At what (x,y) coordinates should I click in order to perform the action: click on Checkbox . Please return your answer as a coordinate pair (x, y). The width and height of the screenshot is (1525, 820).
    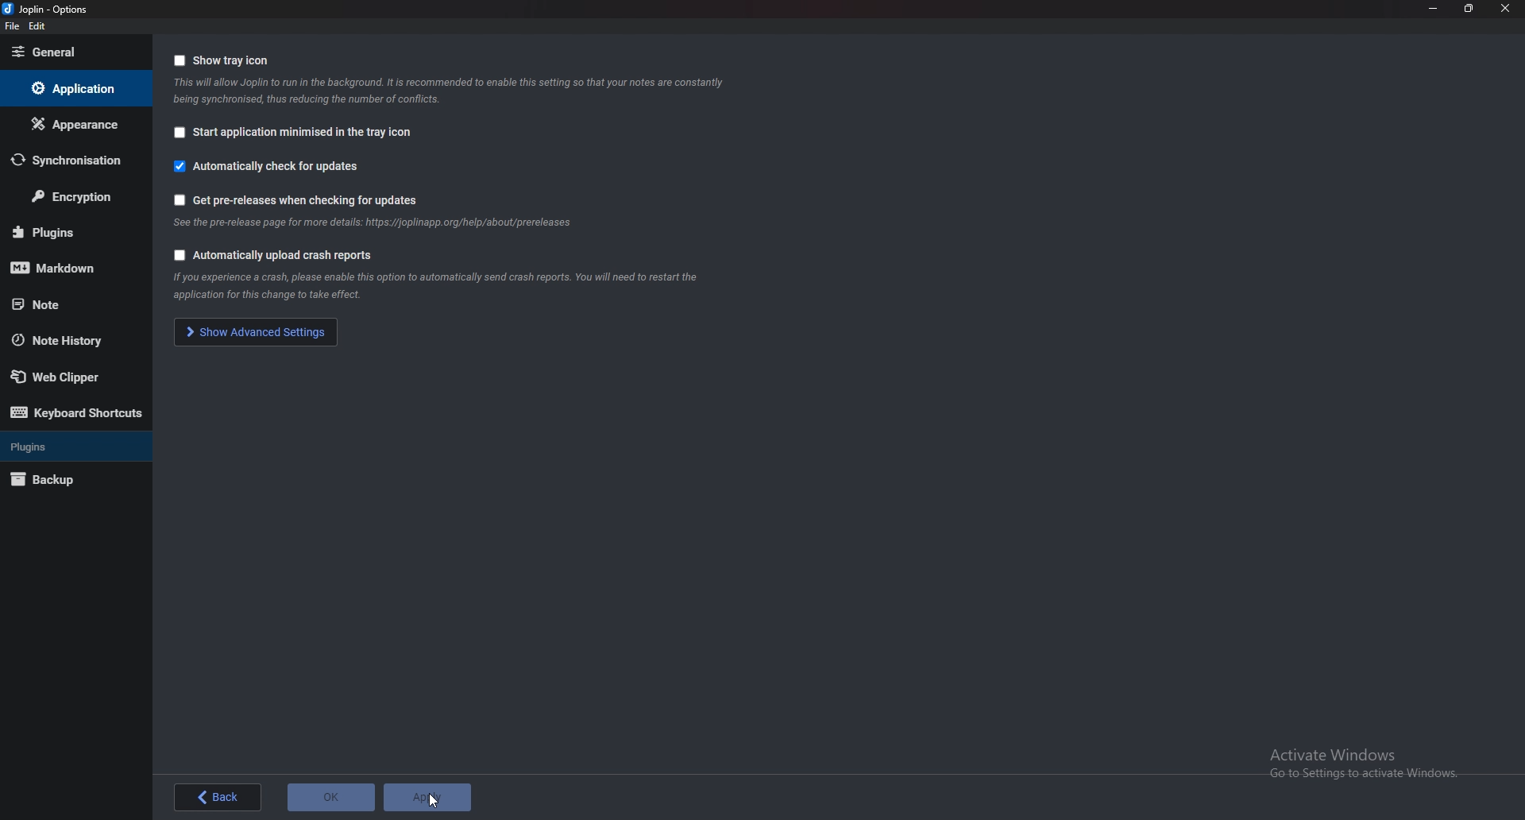
    Looking at the image, I should click on (176, 166).